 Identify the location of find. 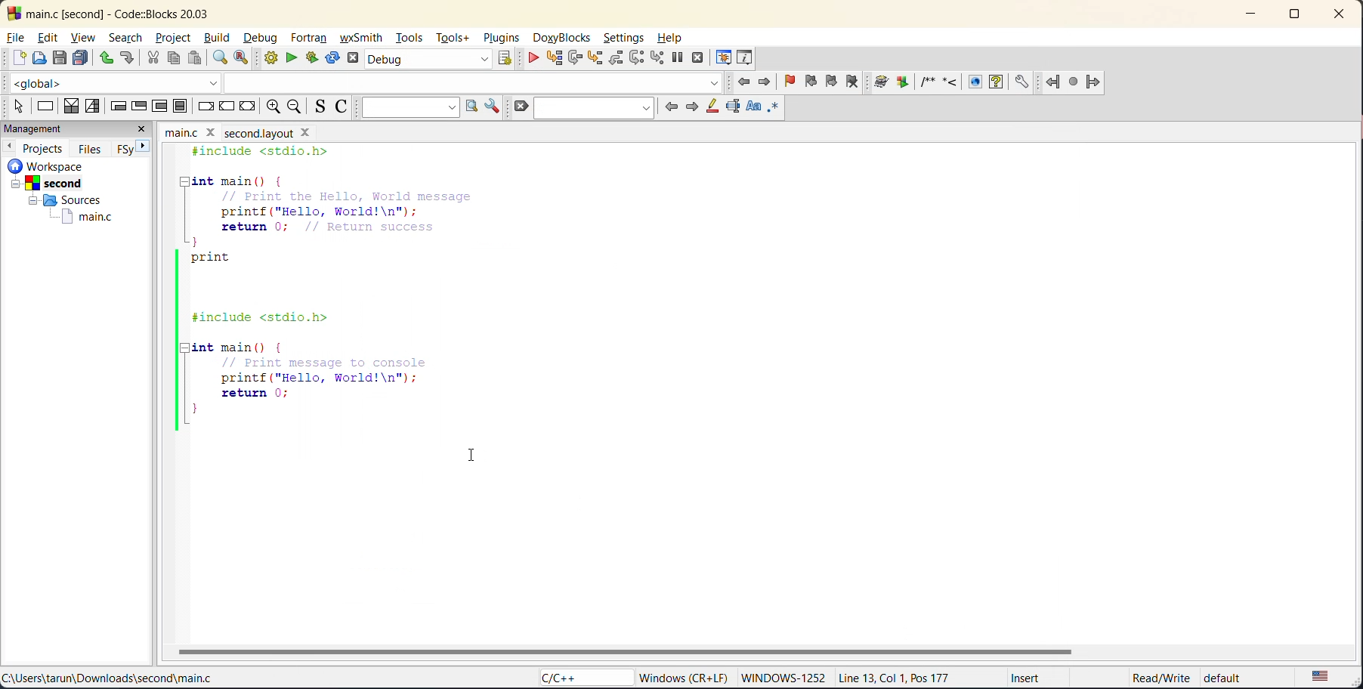
(221, 58).